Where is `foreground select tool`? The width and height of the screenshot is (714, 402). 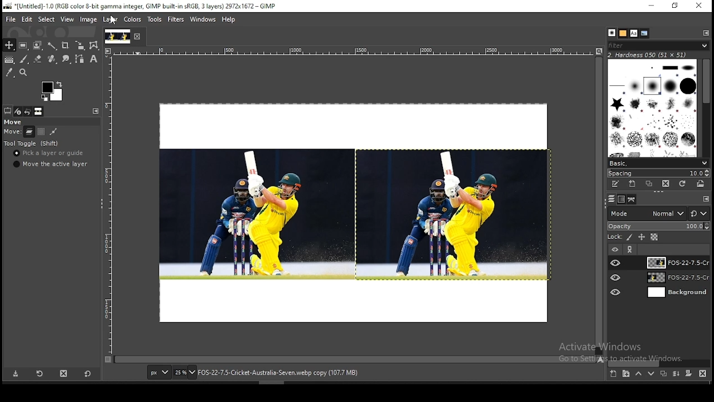 foreground select tool is located at coordinates (38, 44).